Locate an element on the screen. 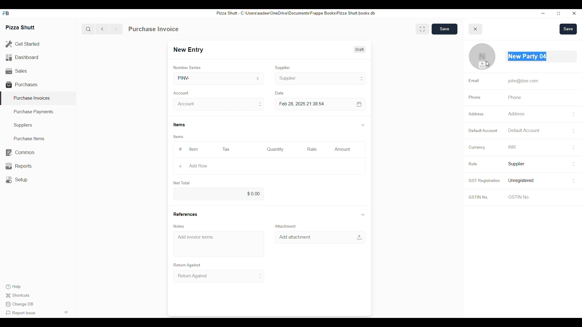 This screenshot has height=327, width=582. close is located at coordinates (476, 29).